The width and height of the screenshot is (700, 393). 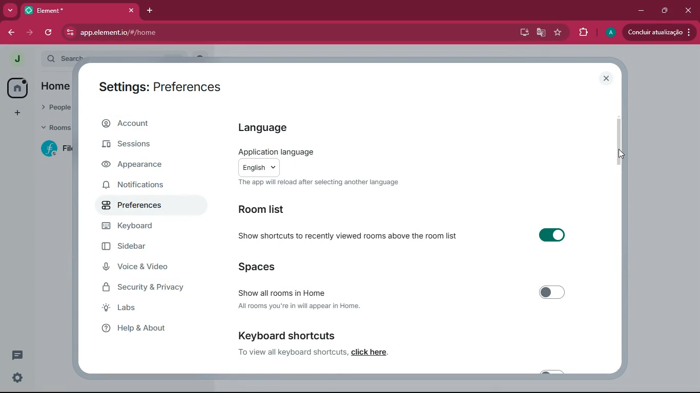 What do you see at coordinates (140, 167) in the screenshot?
I see `appearance` at bounding box center [140, 167].